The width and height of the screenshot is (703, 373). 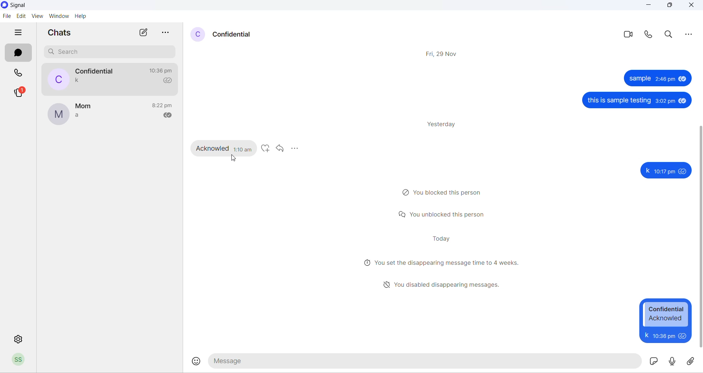 What do you see at coordinates (669, 5) in the screenshot?
I see `maximize` at bounding box center [669, 5].